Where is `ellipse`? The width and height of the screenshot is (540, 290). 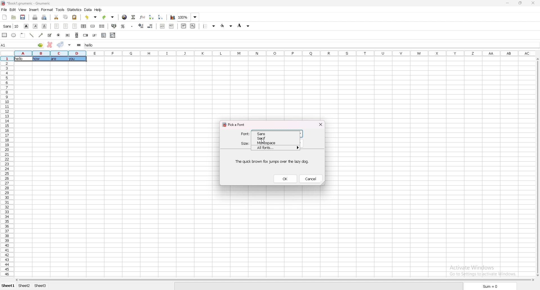 ellipse is located at coordinates (13, 35).